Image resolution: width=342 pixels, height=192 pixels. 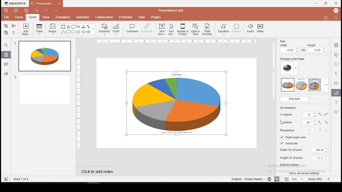 I want to click on scroll bar, so click(x=274, y=101).